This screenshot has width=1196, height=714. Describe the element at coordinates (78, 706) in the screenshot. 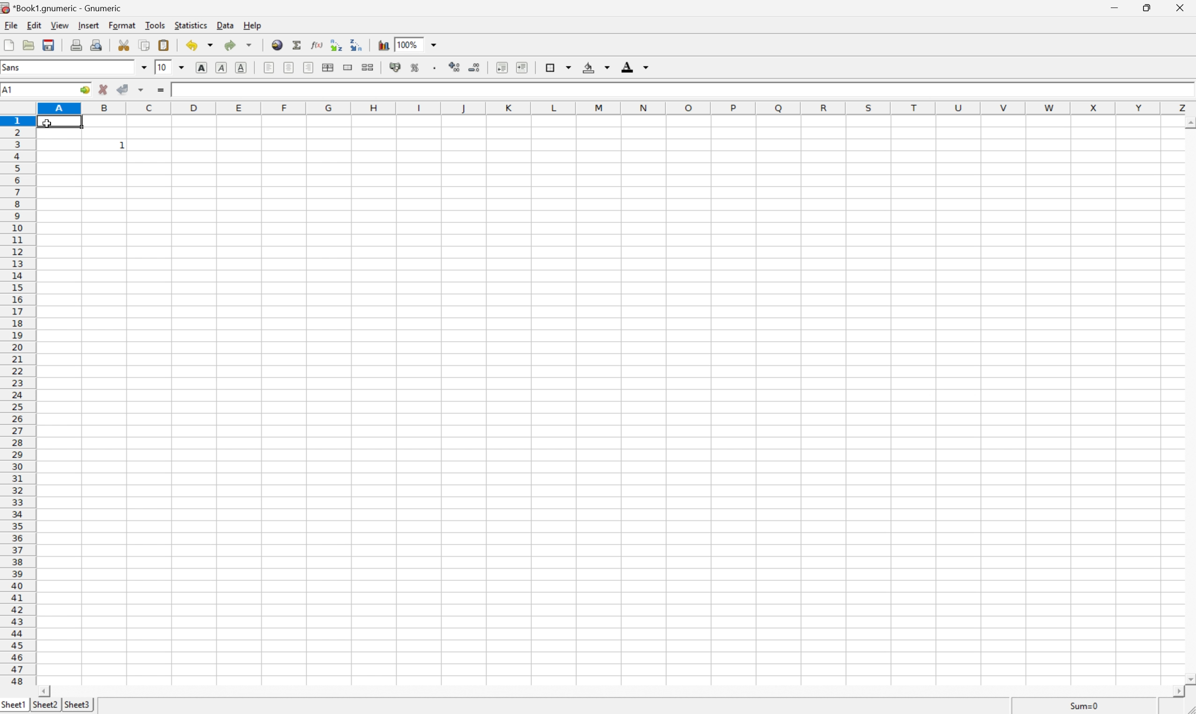

I see `sheet3` at that location.